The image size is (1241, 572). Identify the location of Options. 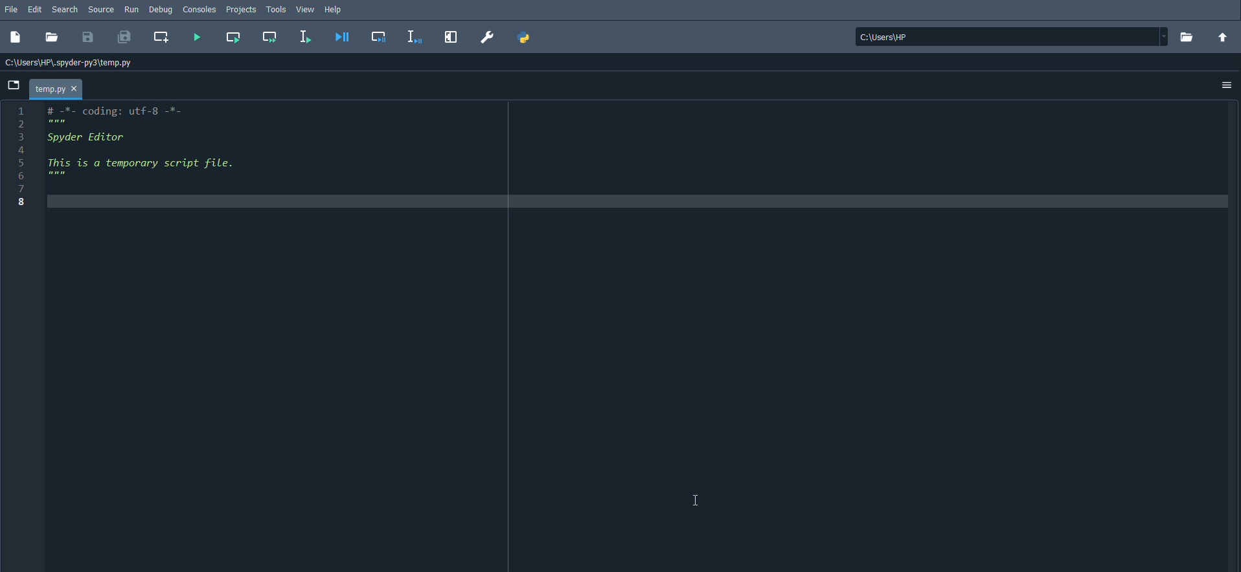
(1227, 85).